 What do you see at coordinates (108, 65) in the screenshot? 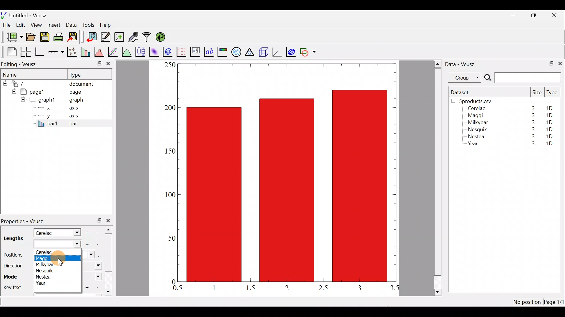
I see `close` at bounding box center [108, 65].